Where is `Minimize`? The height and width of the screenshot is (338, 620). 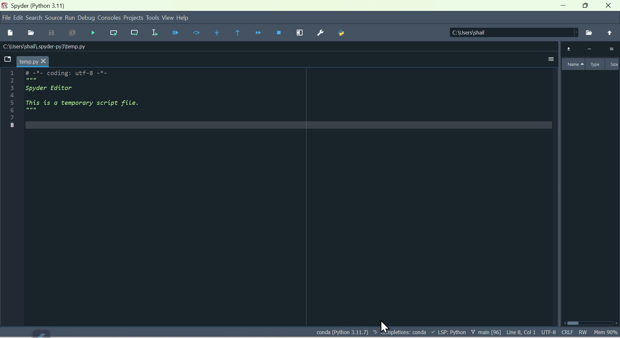
Minimize is located at coordinates (565, 6).